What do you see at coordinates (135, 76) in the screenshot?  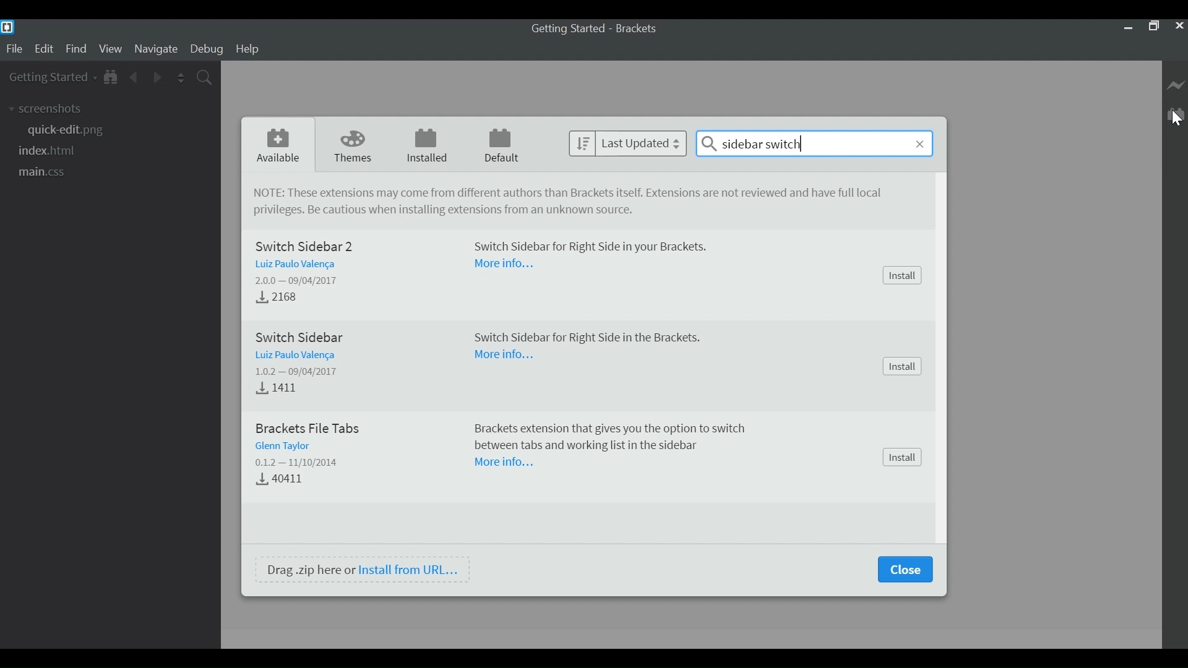 I see `Navigate Back` at bounding box center [135, 76].